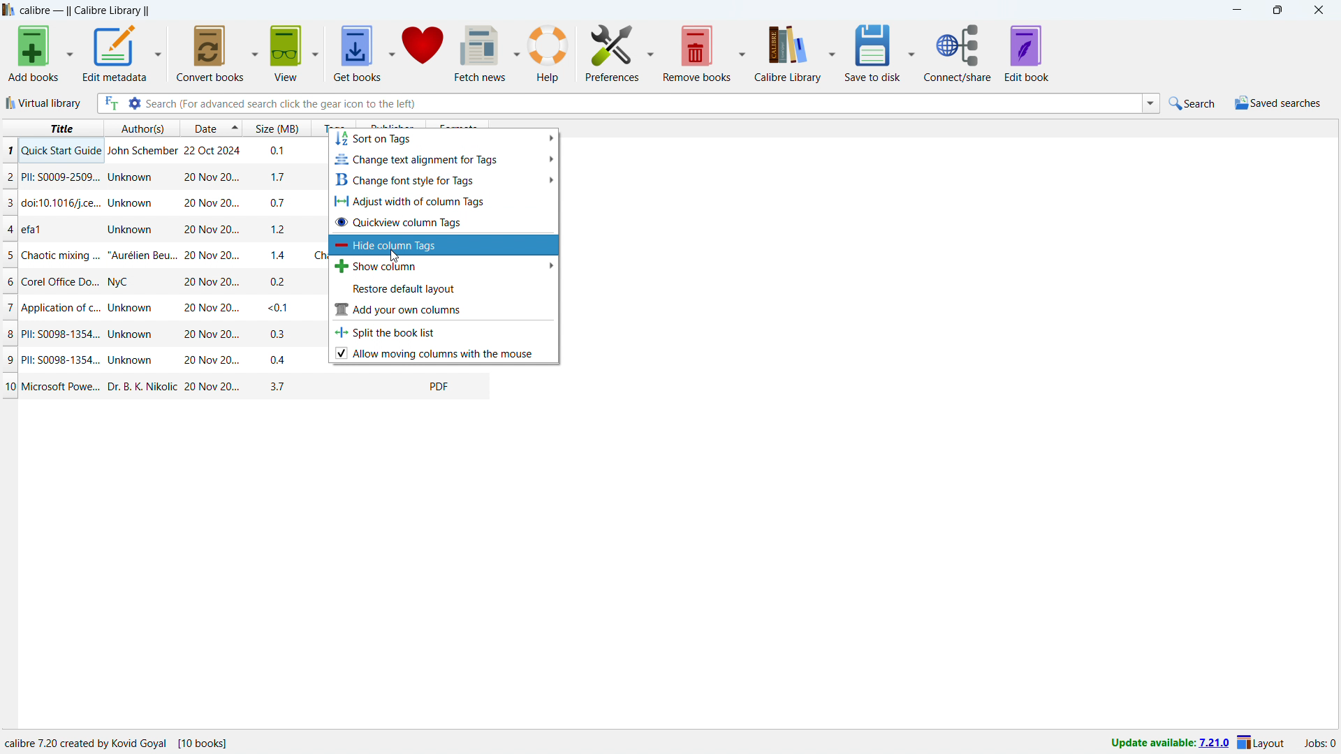 The width and height of the screenshot is (1341, 754). Describe the element at coordinates (445, 158) in the screenshot. I see `change text alignment for tags` at that location.